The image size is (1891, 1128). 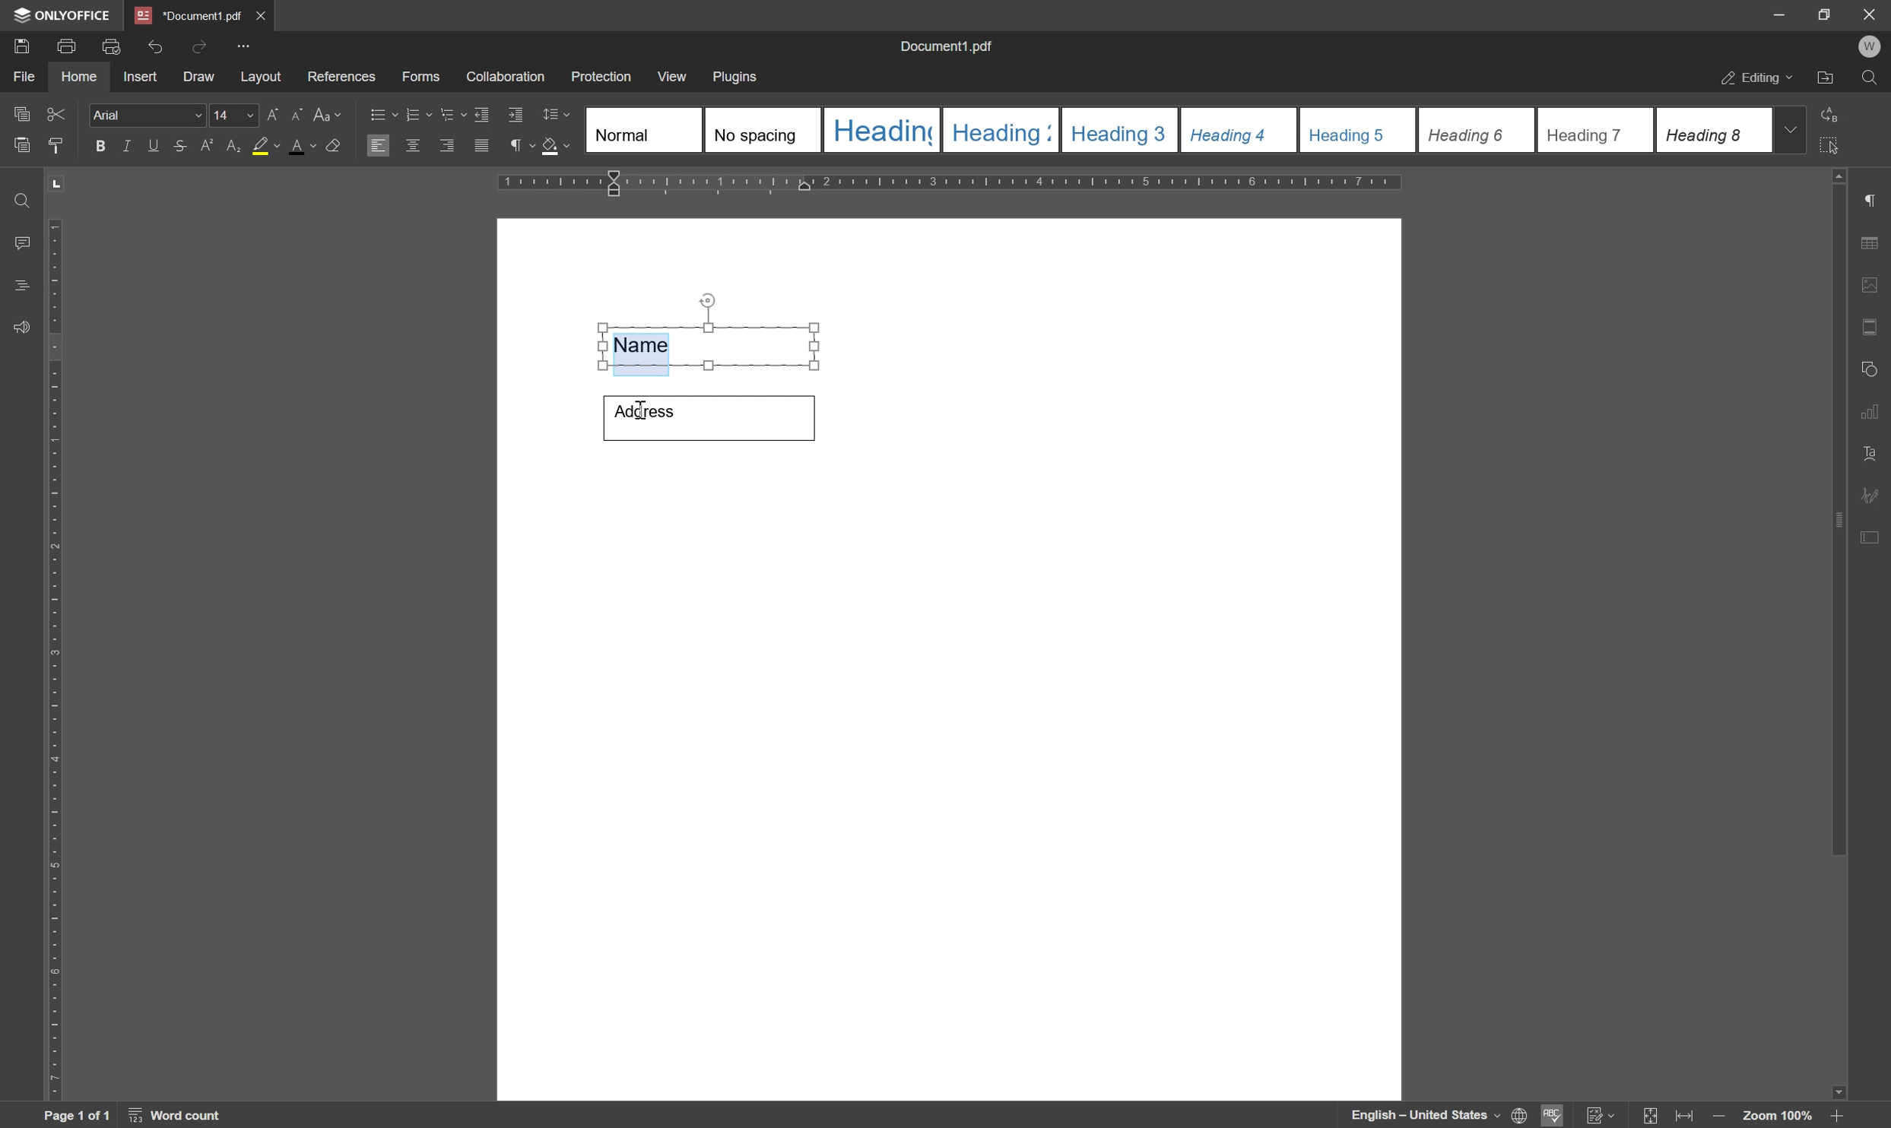 I want to click on copy style, so click(x=57, y=144).